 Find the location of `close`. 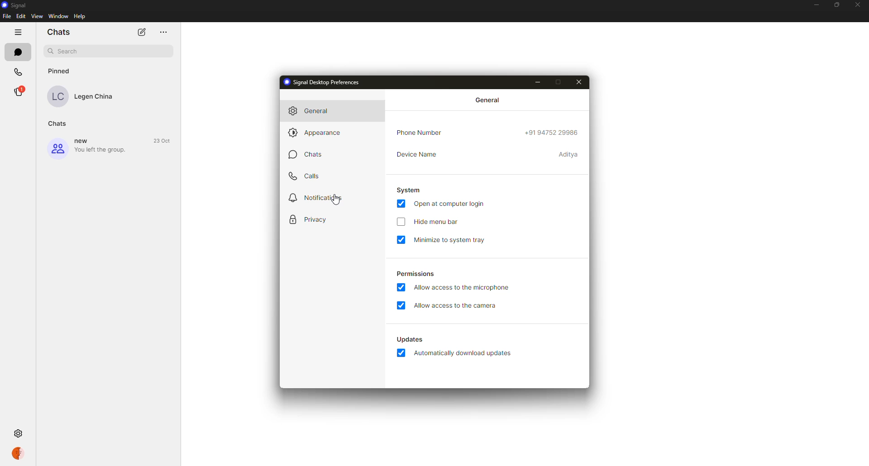

close is located at coordinates (578, 82).